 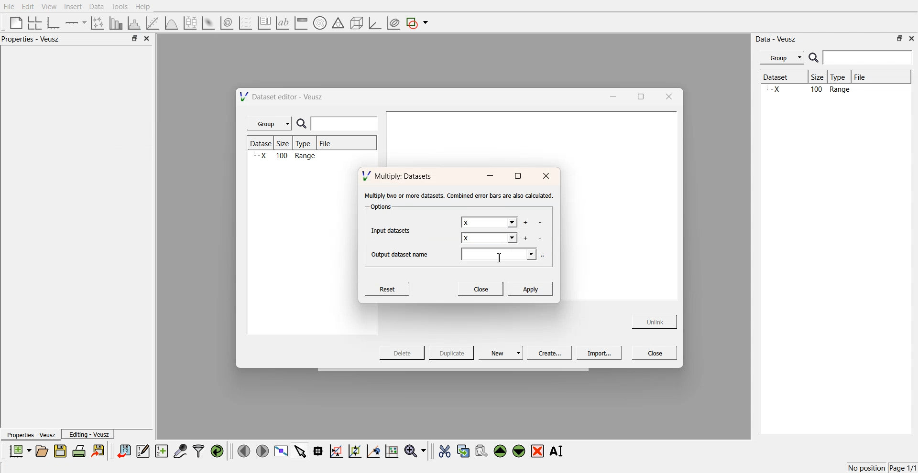 What do you see at coordinates (147, 39) in the screenshot?
I see `close` at bounding box center [147, 39].